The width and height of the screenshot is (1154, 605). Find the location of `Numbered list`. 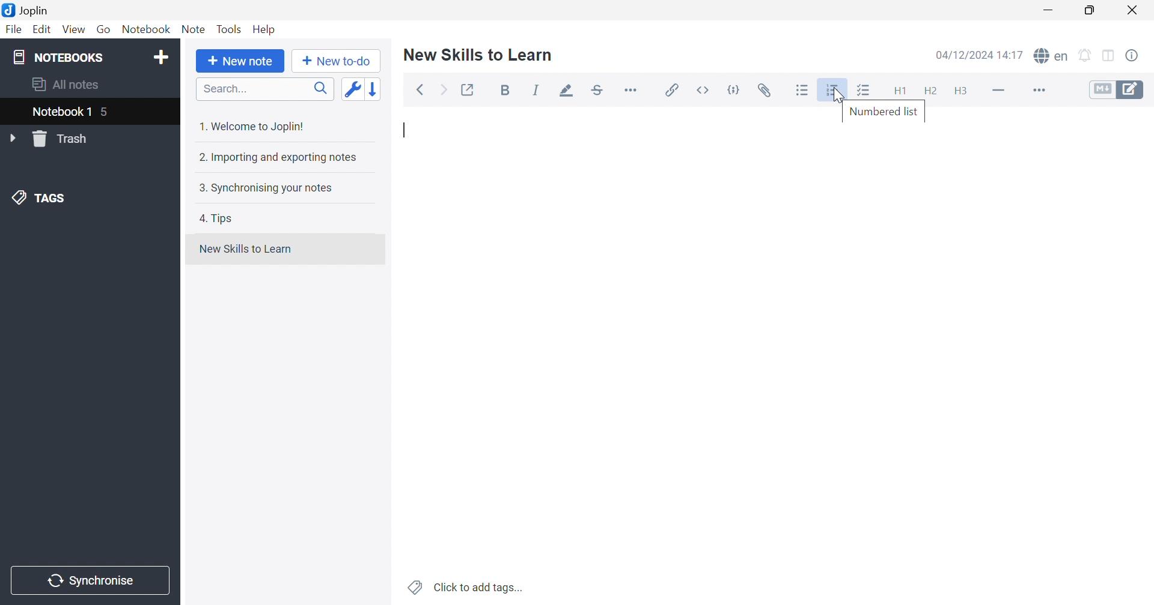

Numbered list is located at coordinates (834, 90).